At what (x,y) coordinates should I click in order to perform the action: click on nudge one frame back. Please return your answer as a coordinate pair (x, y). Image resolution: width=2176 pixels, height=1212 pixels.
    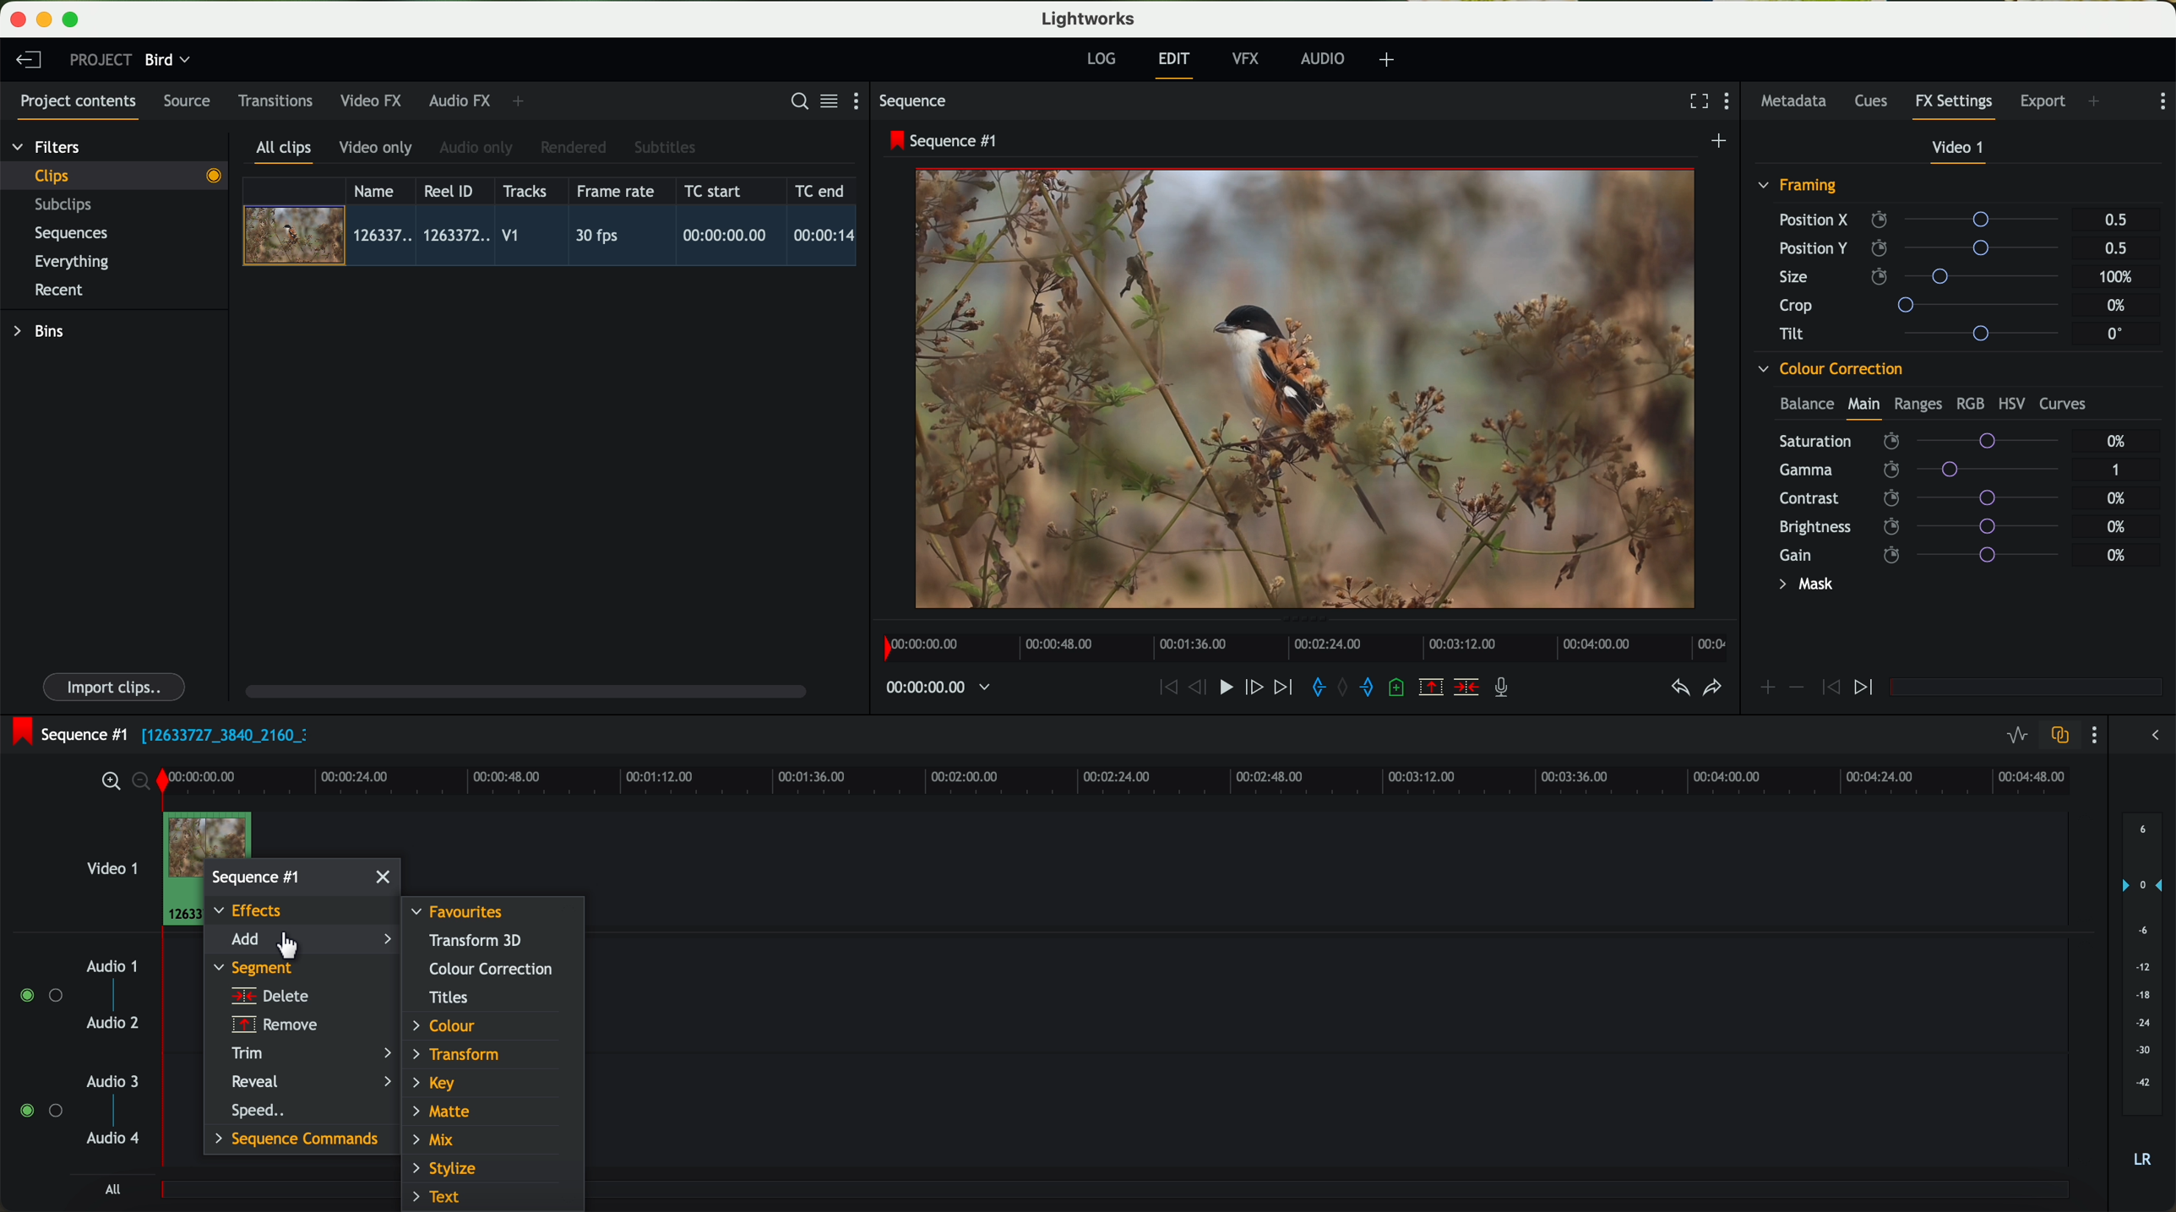
    Looking at the image, I should click on (1200, 689).